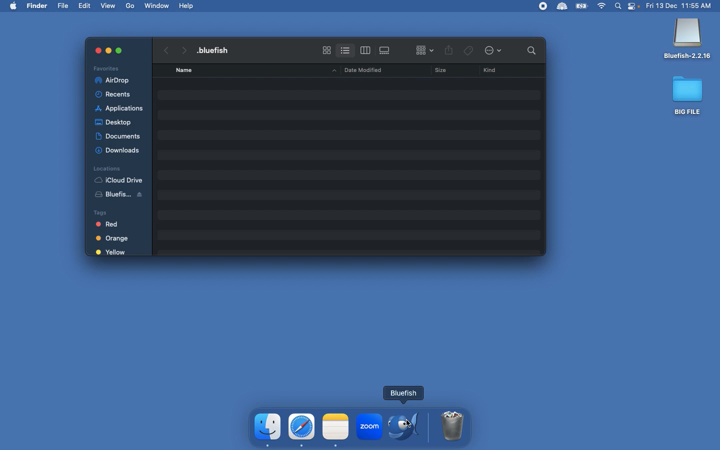 This screenshot has height=450, width=720. What do you see at coordinates (13, 5) in the screenshot?
I see `mac logo` at bounding box center [13, 5].